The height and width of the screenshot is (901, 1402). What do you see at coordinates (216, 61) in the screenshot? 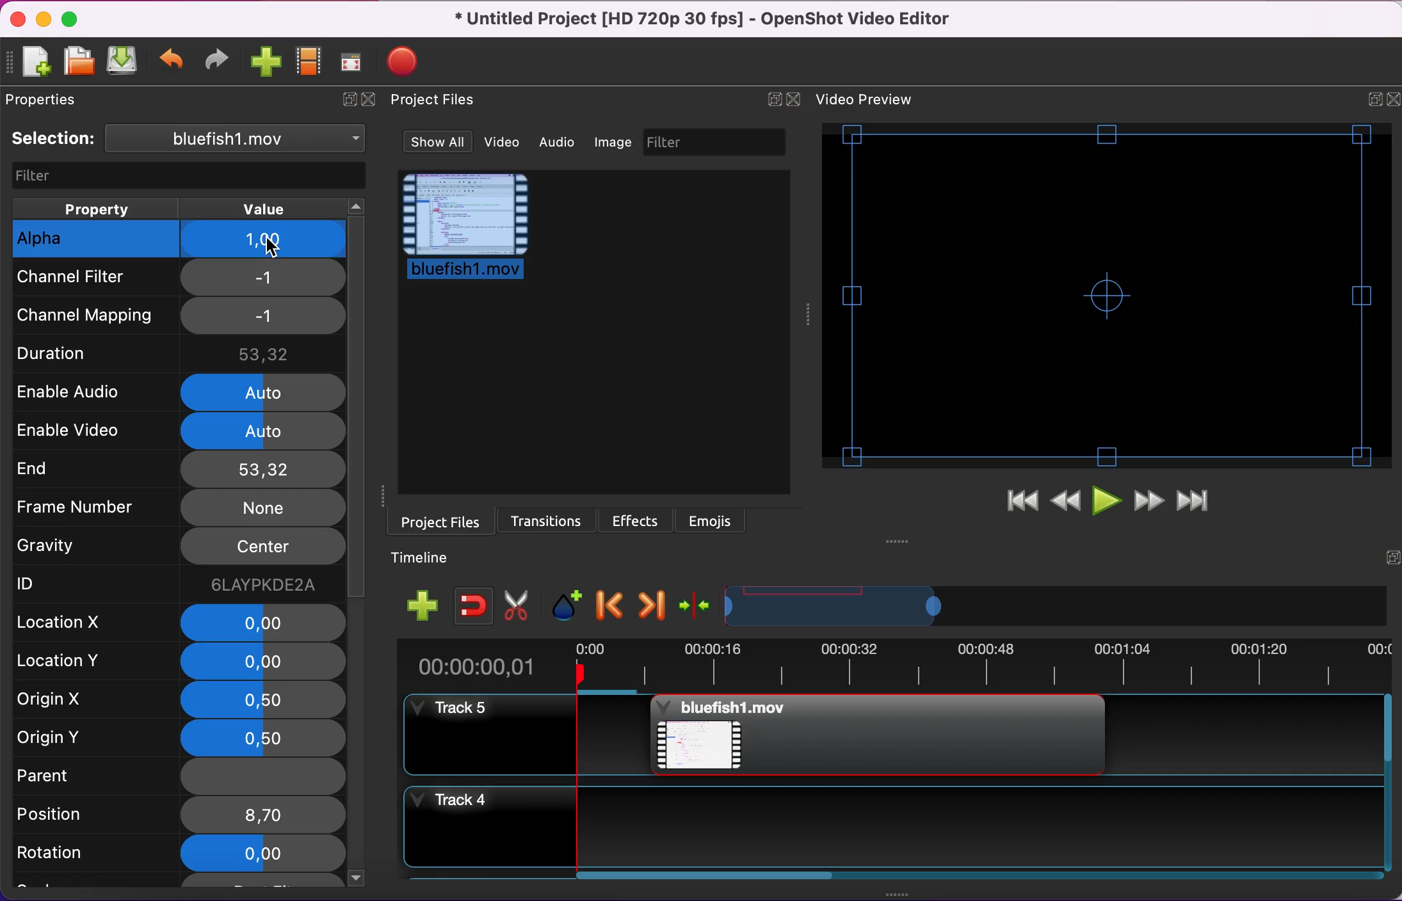
I see `redo` at bounding box center [216, 61].